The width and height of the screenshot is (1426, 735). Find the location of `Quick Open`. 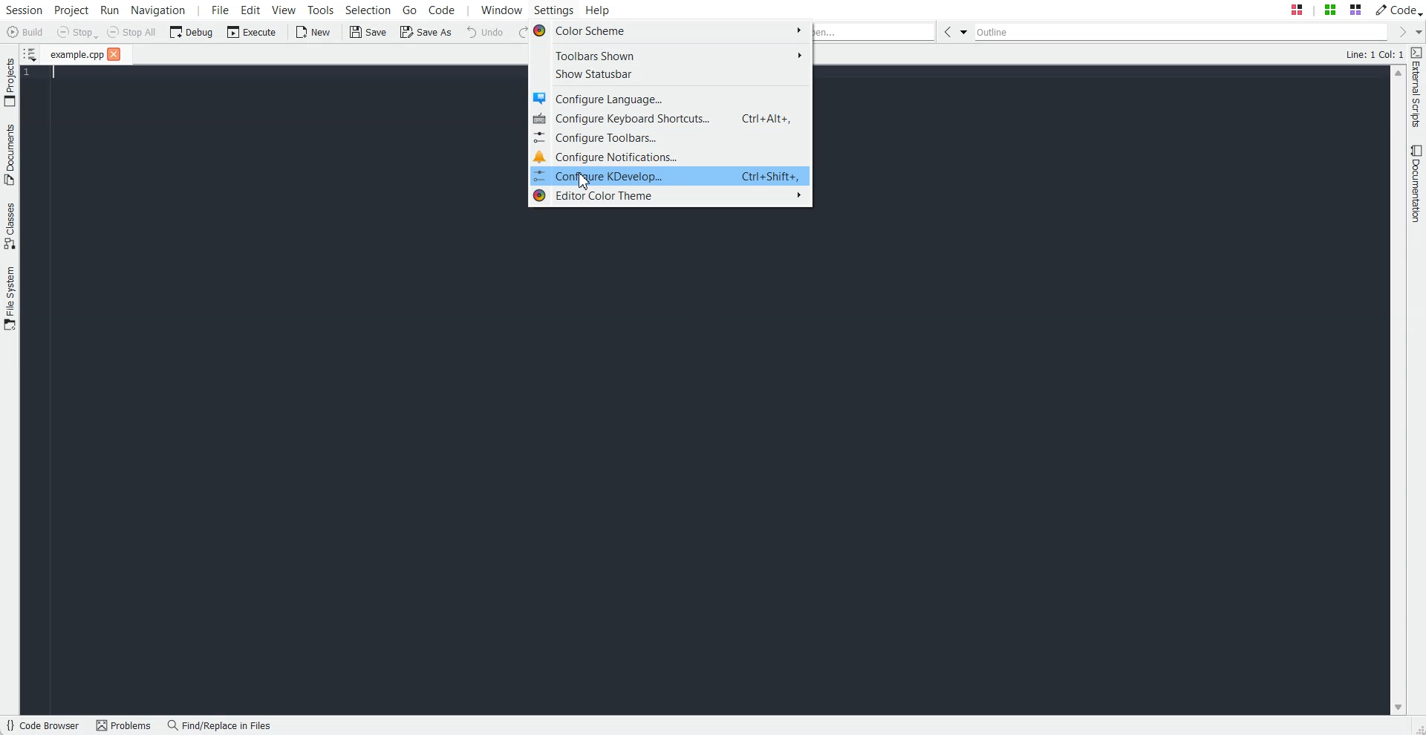

Quick Open is located at coordinates (875, 32).